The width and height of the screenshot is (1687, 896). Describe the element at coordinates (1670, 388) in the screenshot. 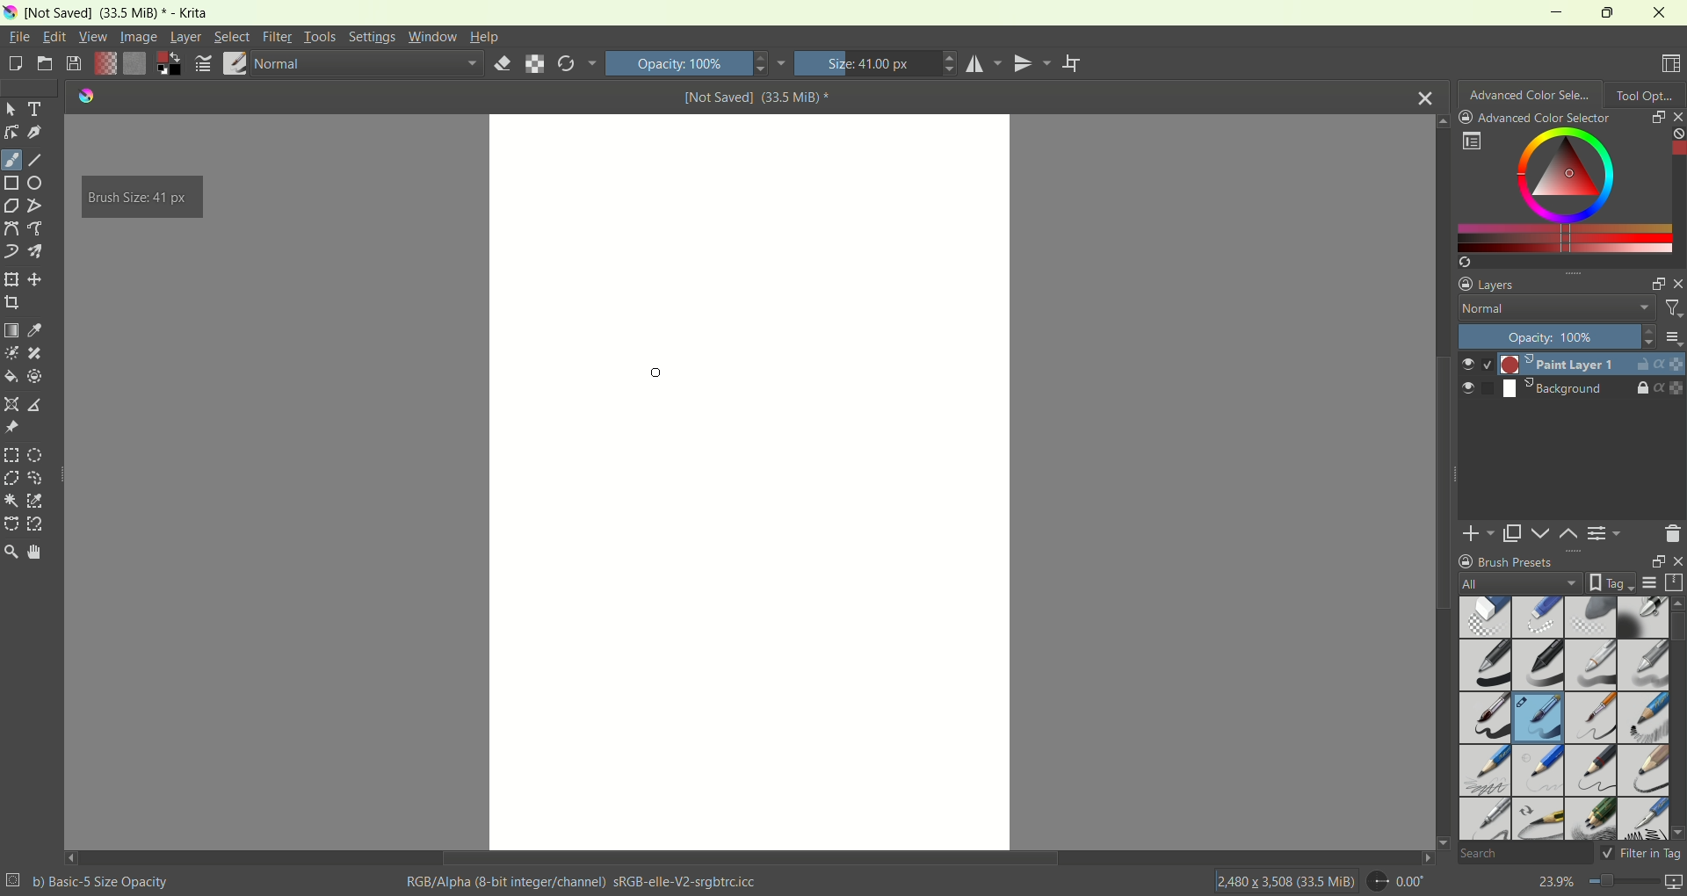

I see `properties` at that location.